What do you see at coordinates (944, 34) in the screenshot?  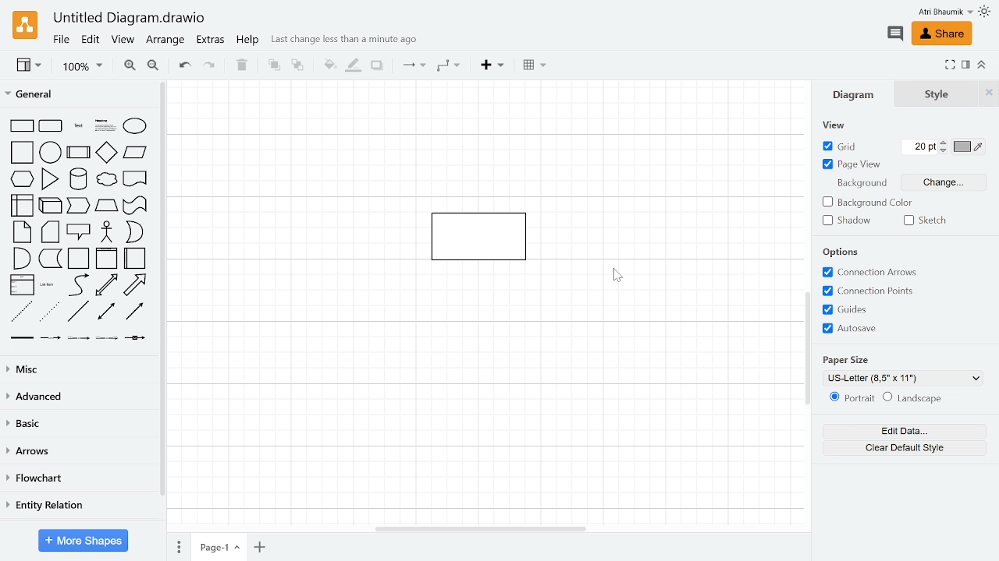 I see `Share` at bounding box center [944, 34].